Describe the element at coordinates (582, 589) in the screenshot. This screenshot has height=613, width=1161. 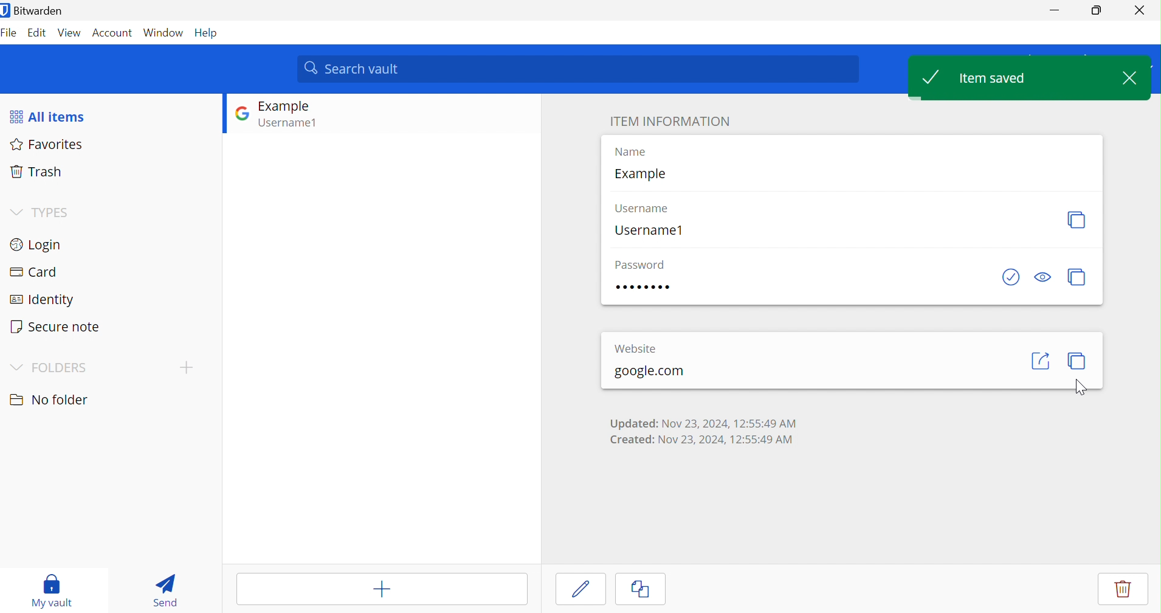
I see `Save` at that location.